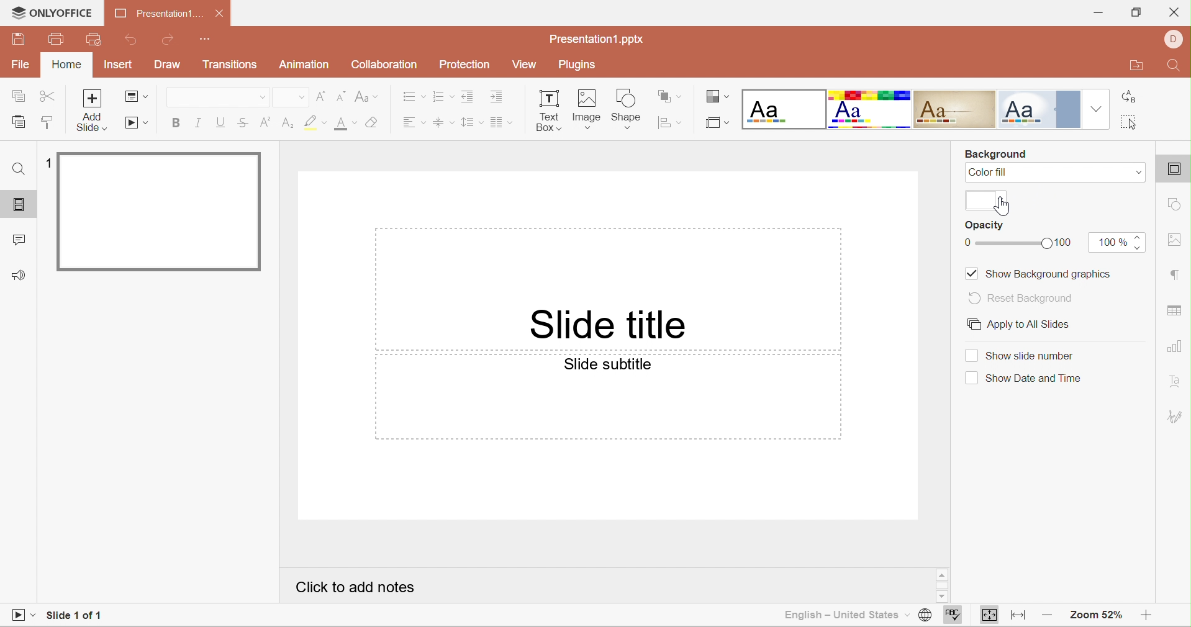  What do you see at coordinates (1177, 206) in the screenshot?
I see `shape settings` at bounding box center [1177, 206].